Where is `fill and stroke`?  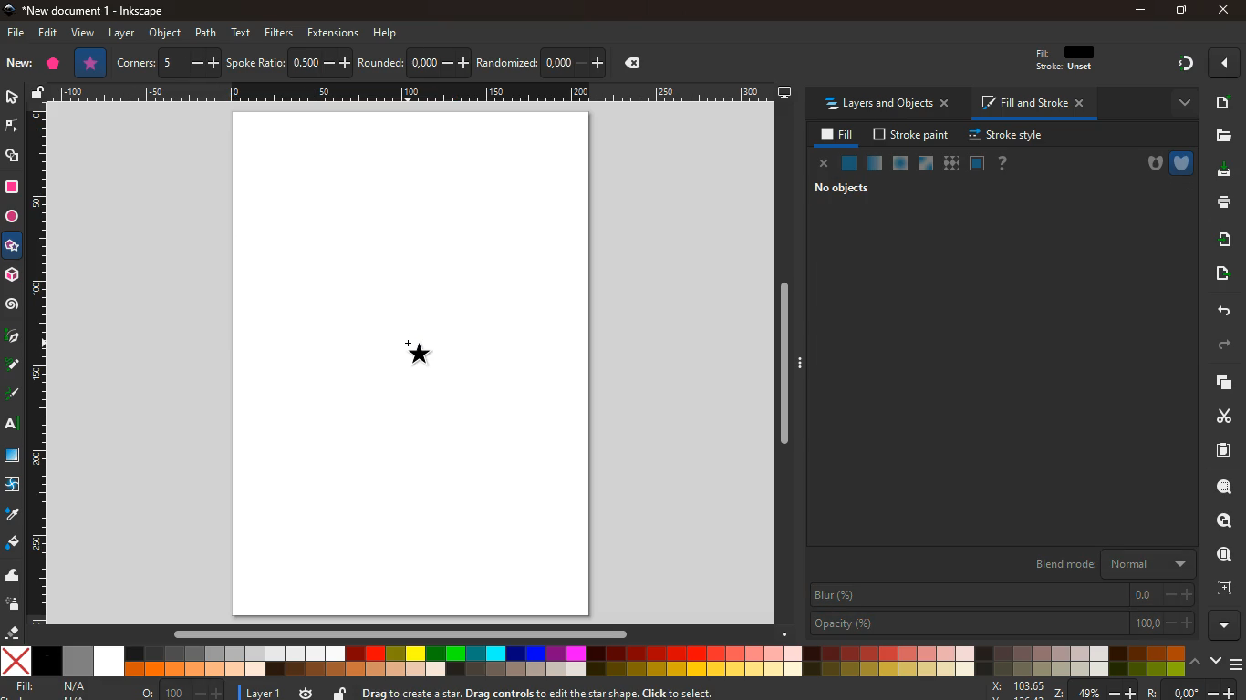
fill and stroke is located at coordinates (1029, 105).